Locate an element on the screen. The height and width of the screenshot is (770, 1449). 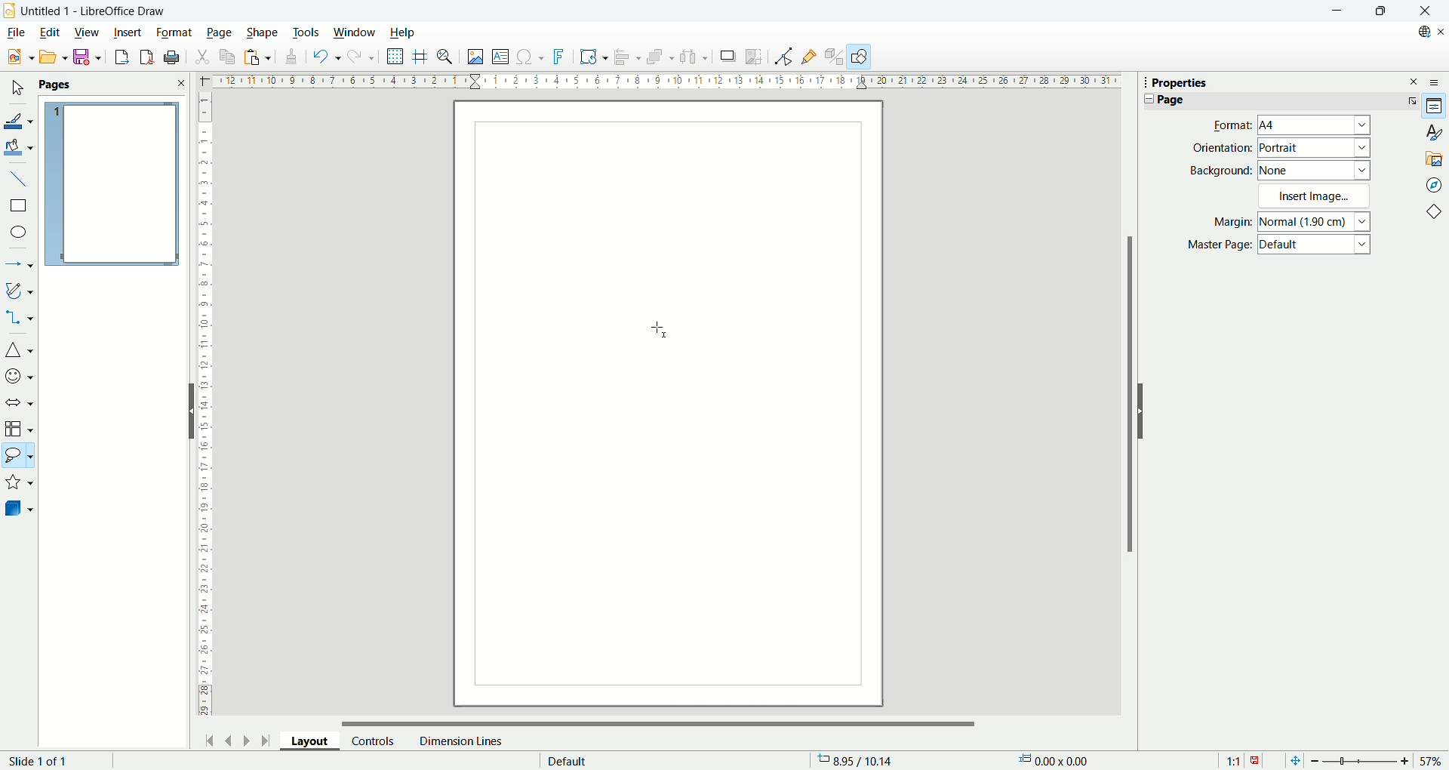
zoom and pan is located at coordinates (446, 58).